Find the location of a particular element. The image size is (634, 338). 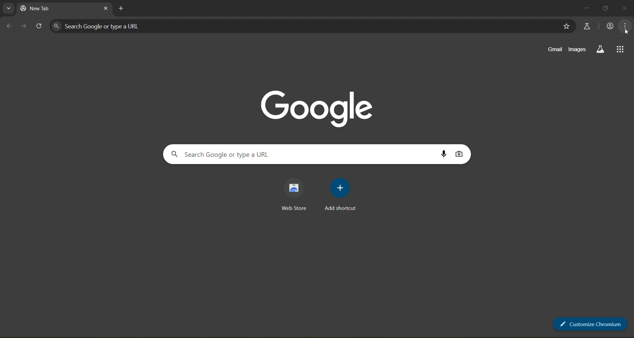

voice search is located at coordinates (444, 153).